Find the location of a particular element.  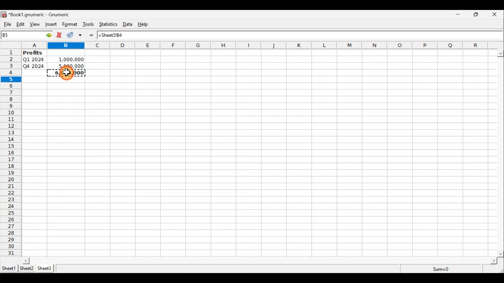

Format is located at coordinates (70, 25).